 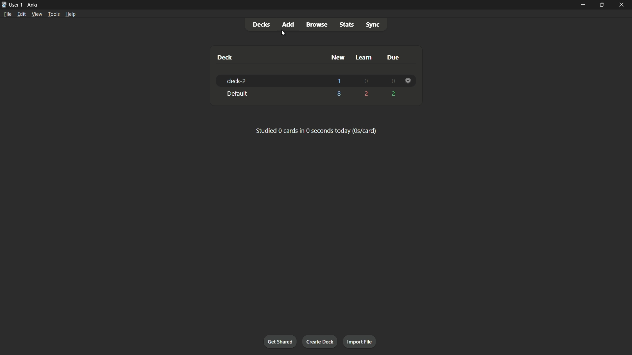 I want to click on file menu, so click(x=7, y=14).